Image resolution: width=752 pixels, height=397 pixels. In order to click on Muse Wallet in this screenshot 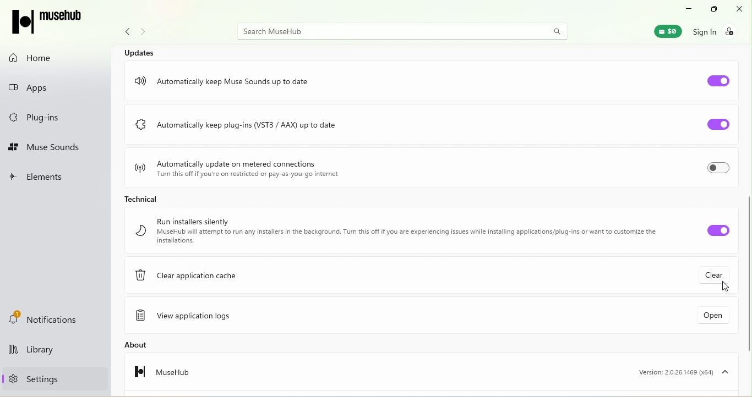, I will do `click(662, 31)`.